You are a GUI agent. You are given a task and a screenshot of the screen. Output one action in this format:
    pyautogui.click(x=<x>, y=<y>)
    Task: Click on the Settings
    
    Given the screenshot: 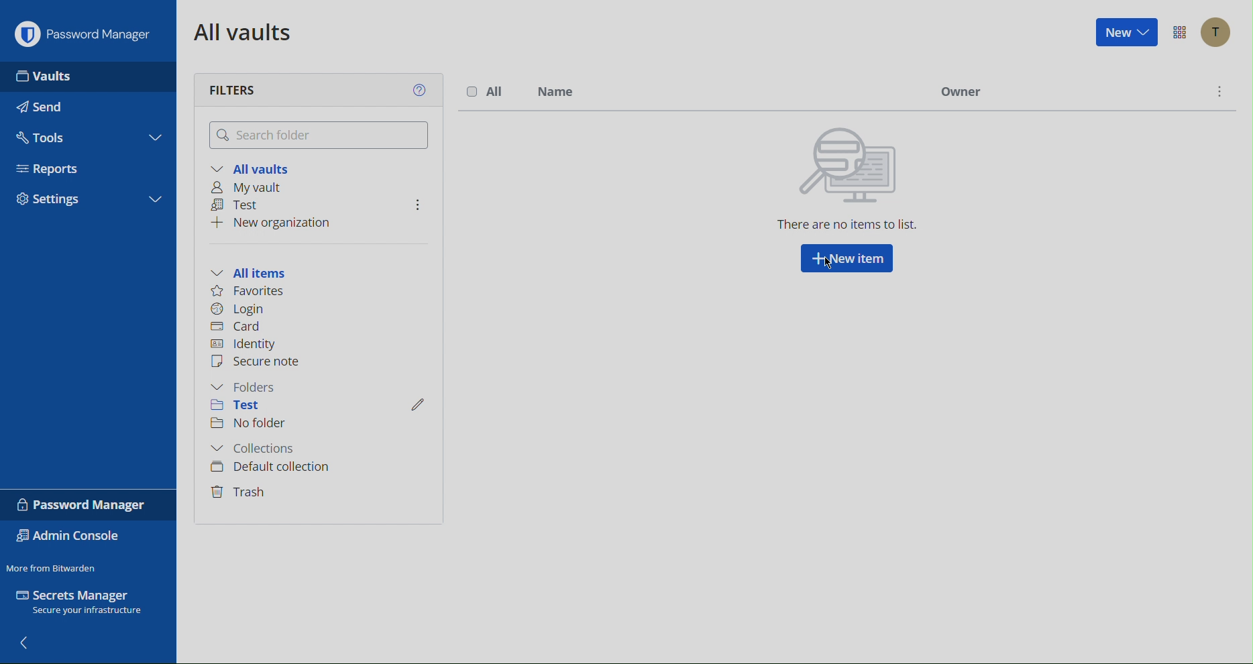 What is the action you would take?
    pyautogui.click(x=84, y=198)
    